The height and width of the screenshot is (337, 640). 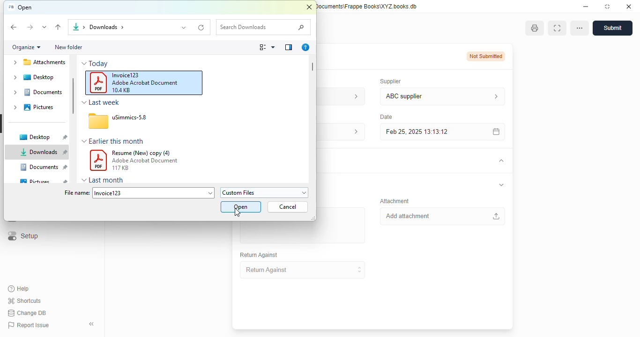 What do you see at coordinates (353, 96) in the screenshot?
I see `number series information` at bounding box center [353, 96].